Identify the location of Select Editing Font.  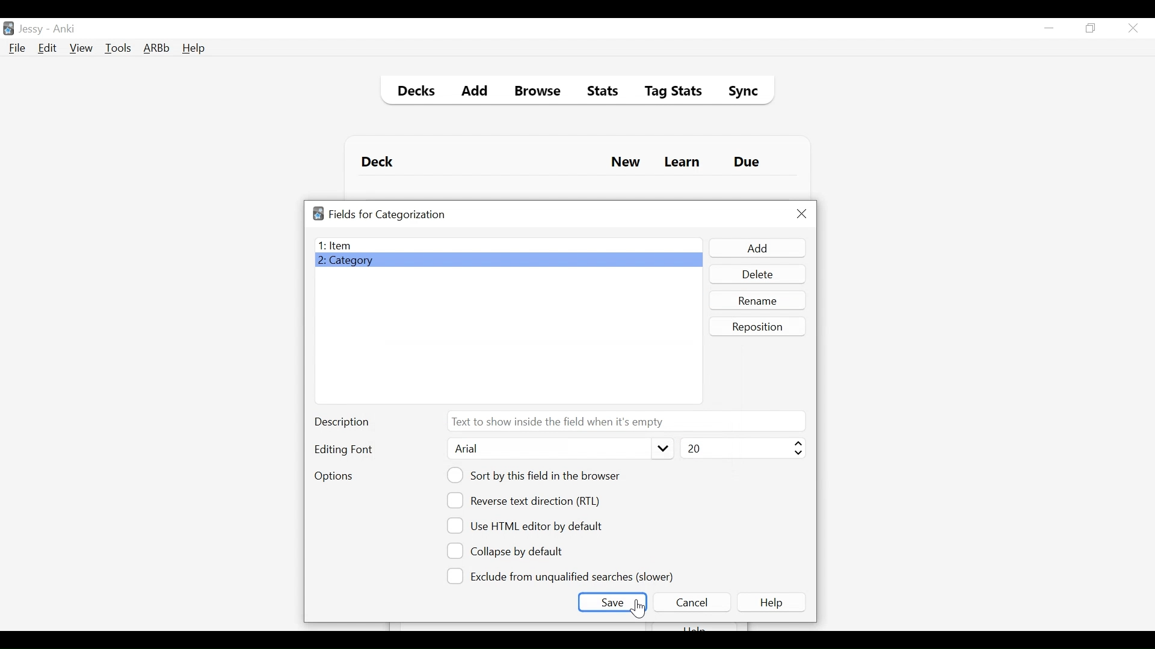
(559, 449).